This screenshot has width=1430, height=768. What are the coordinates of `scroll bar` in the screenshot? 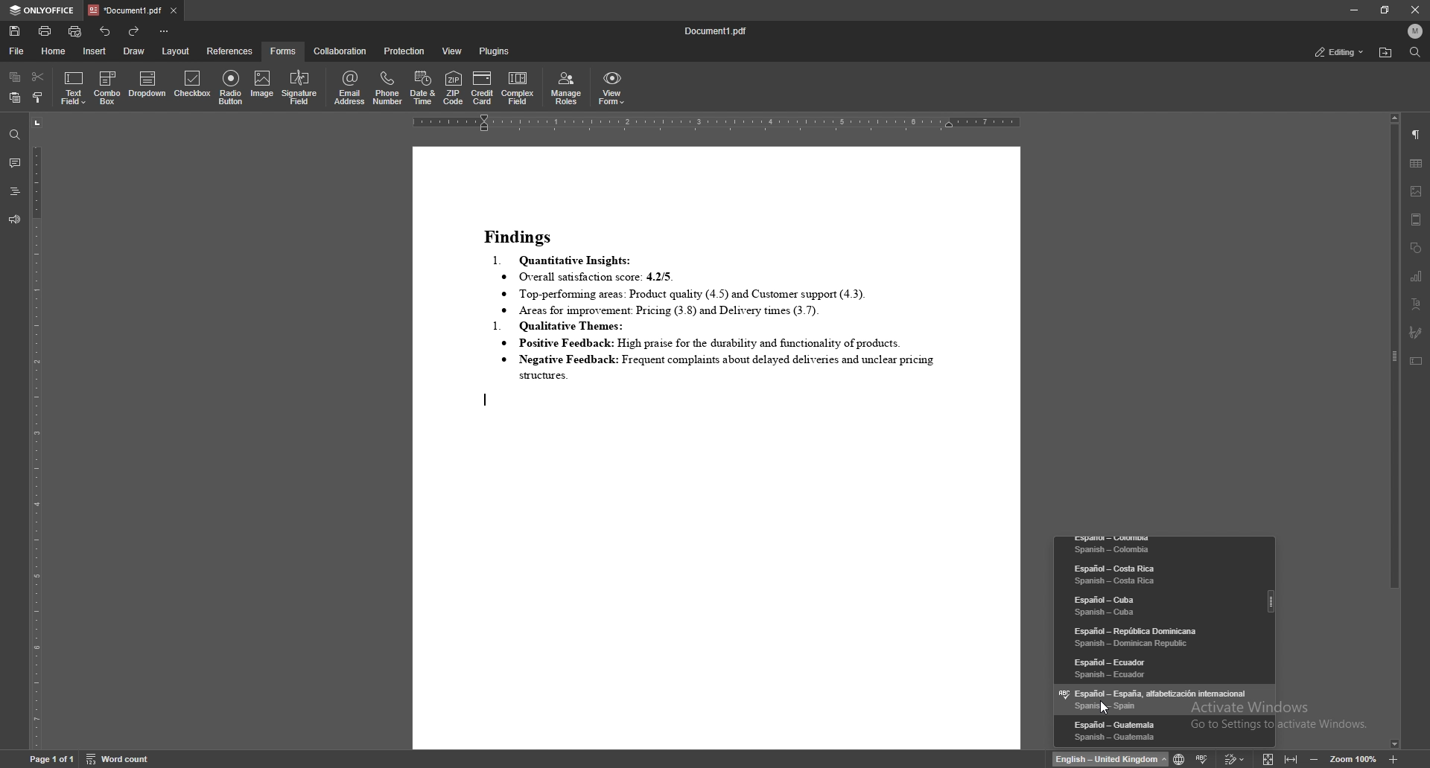 It's located at (1273, 641).